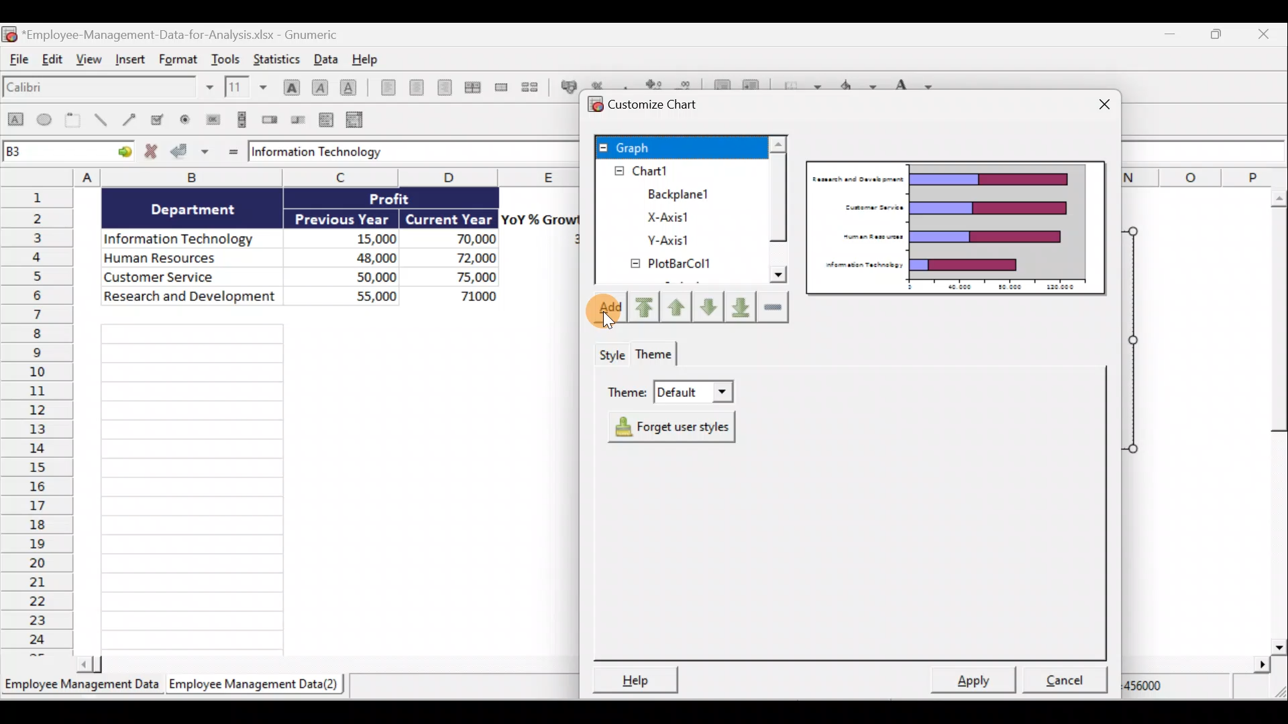 The width and height of the screenshot is (1288, 724). What do you see at coordinates (401, 200) in the screenshot?
I see `Profit` at bounding box center [401, 200].